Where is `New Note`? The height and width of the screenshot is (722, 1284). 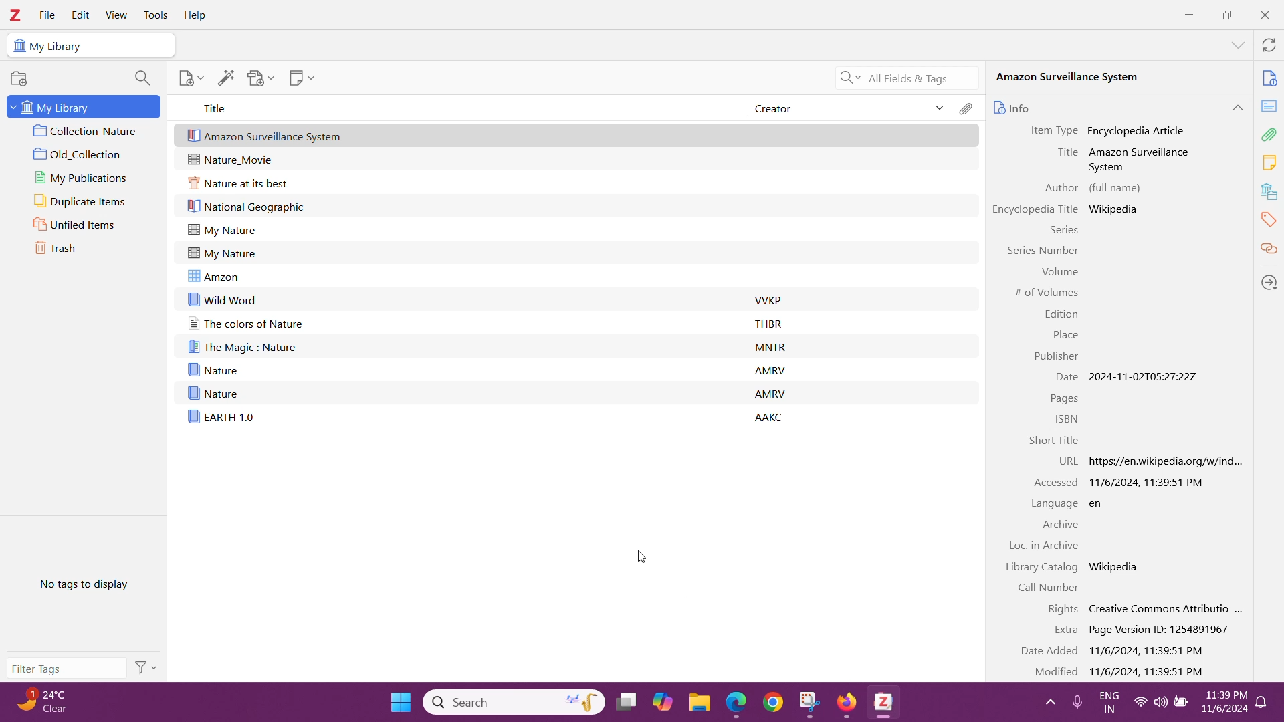
New Note is located at coordinates (301, 78).